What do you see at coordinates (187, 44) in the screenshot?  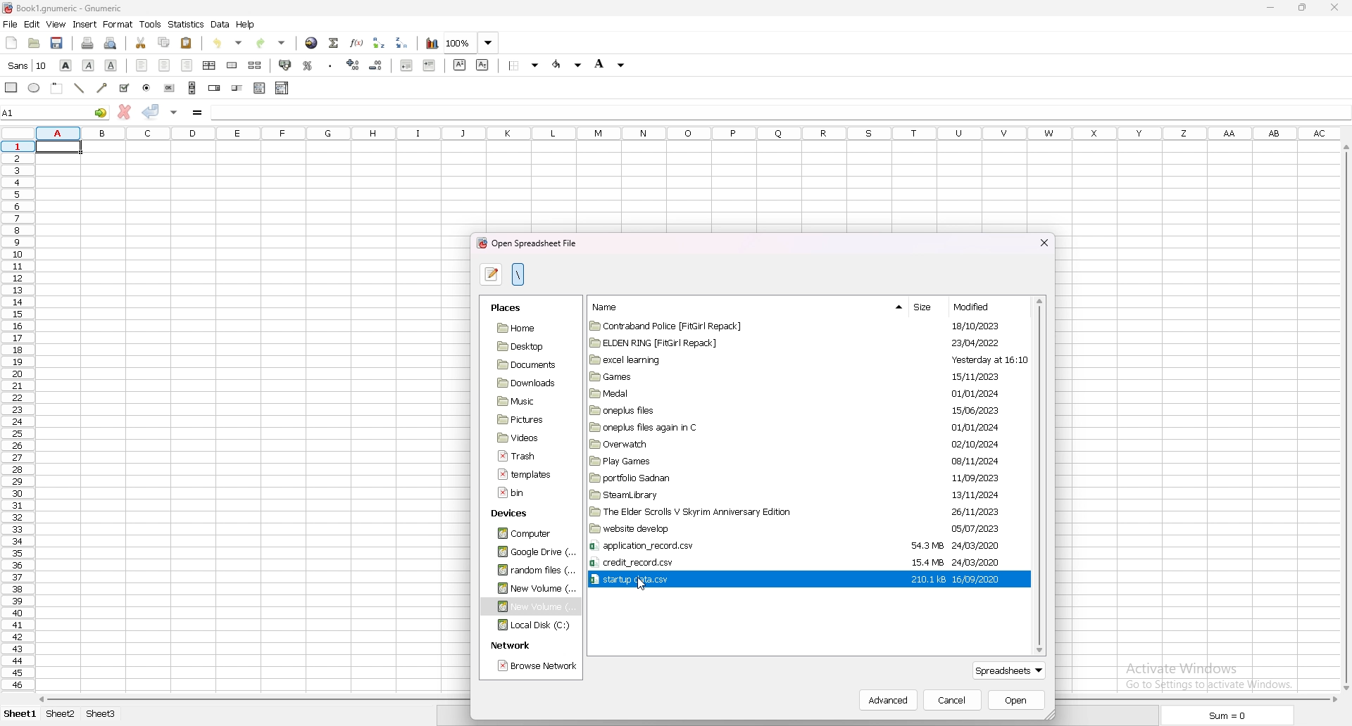 I see `paste` at bounding box center [187, 44].